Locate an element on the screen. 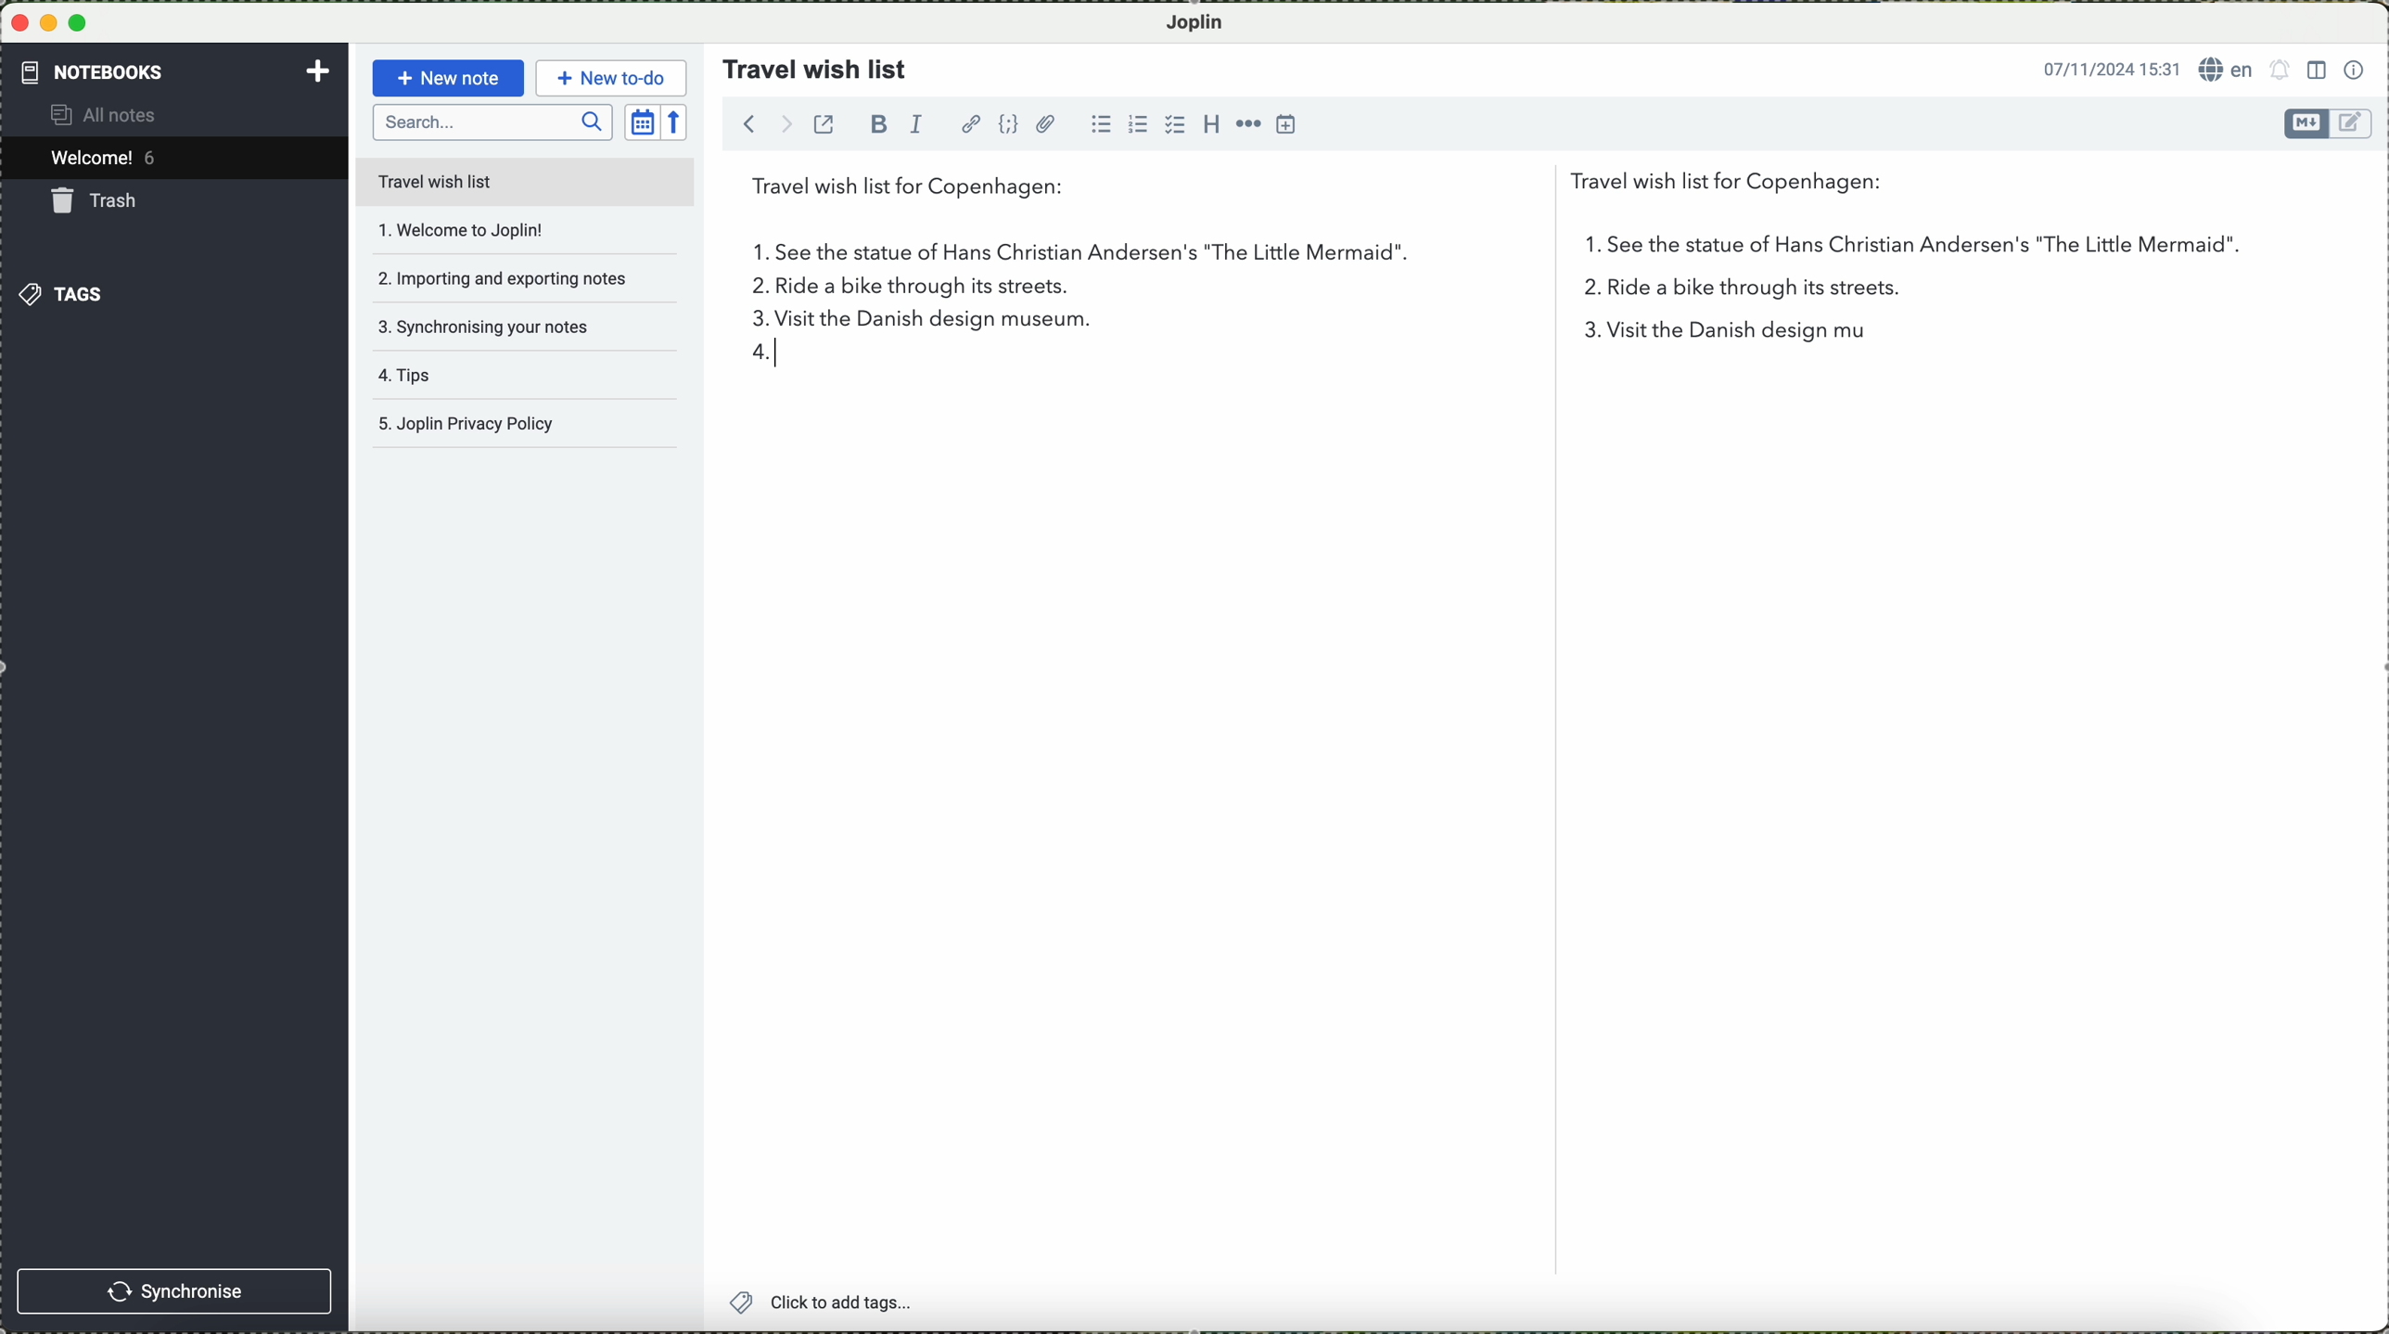  new note button is located at coordinates (445, 78).